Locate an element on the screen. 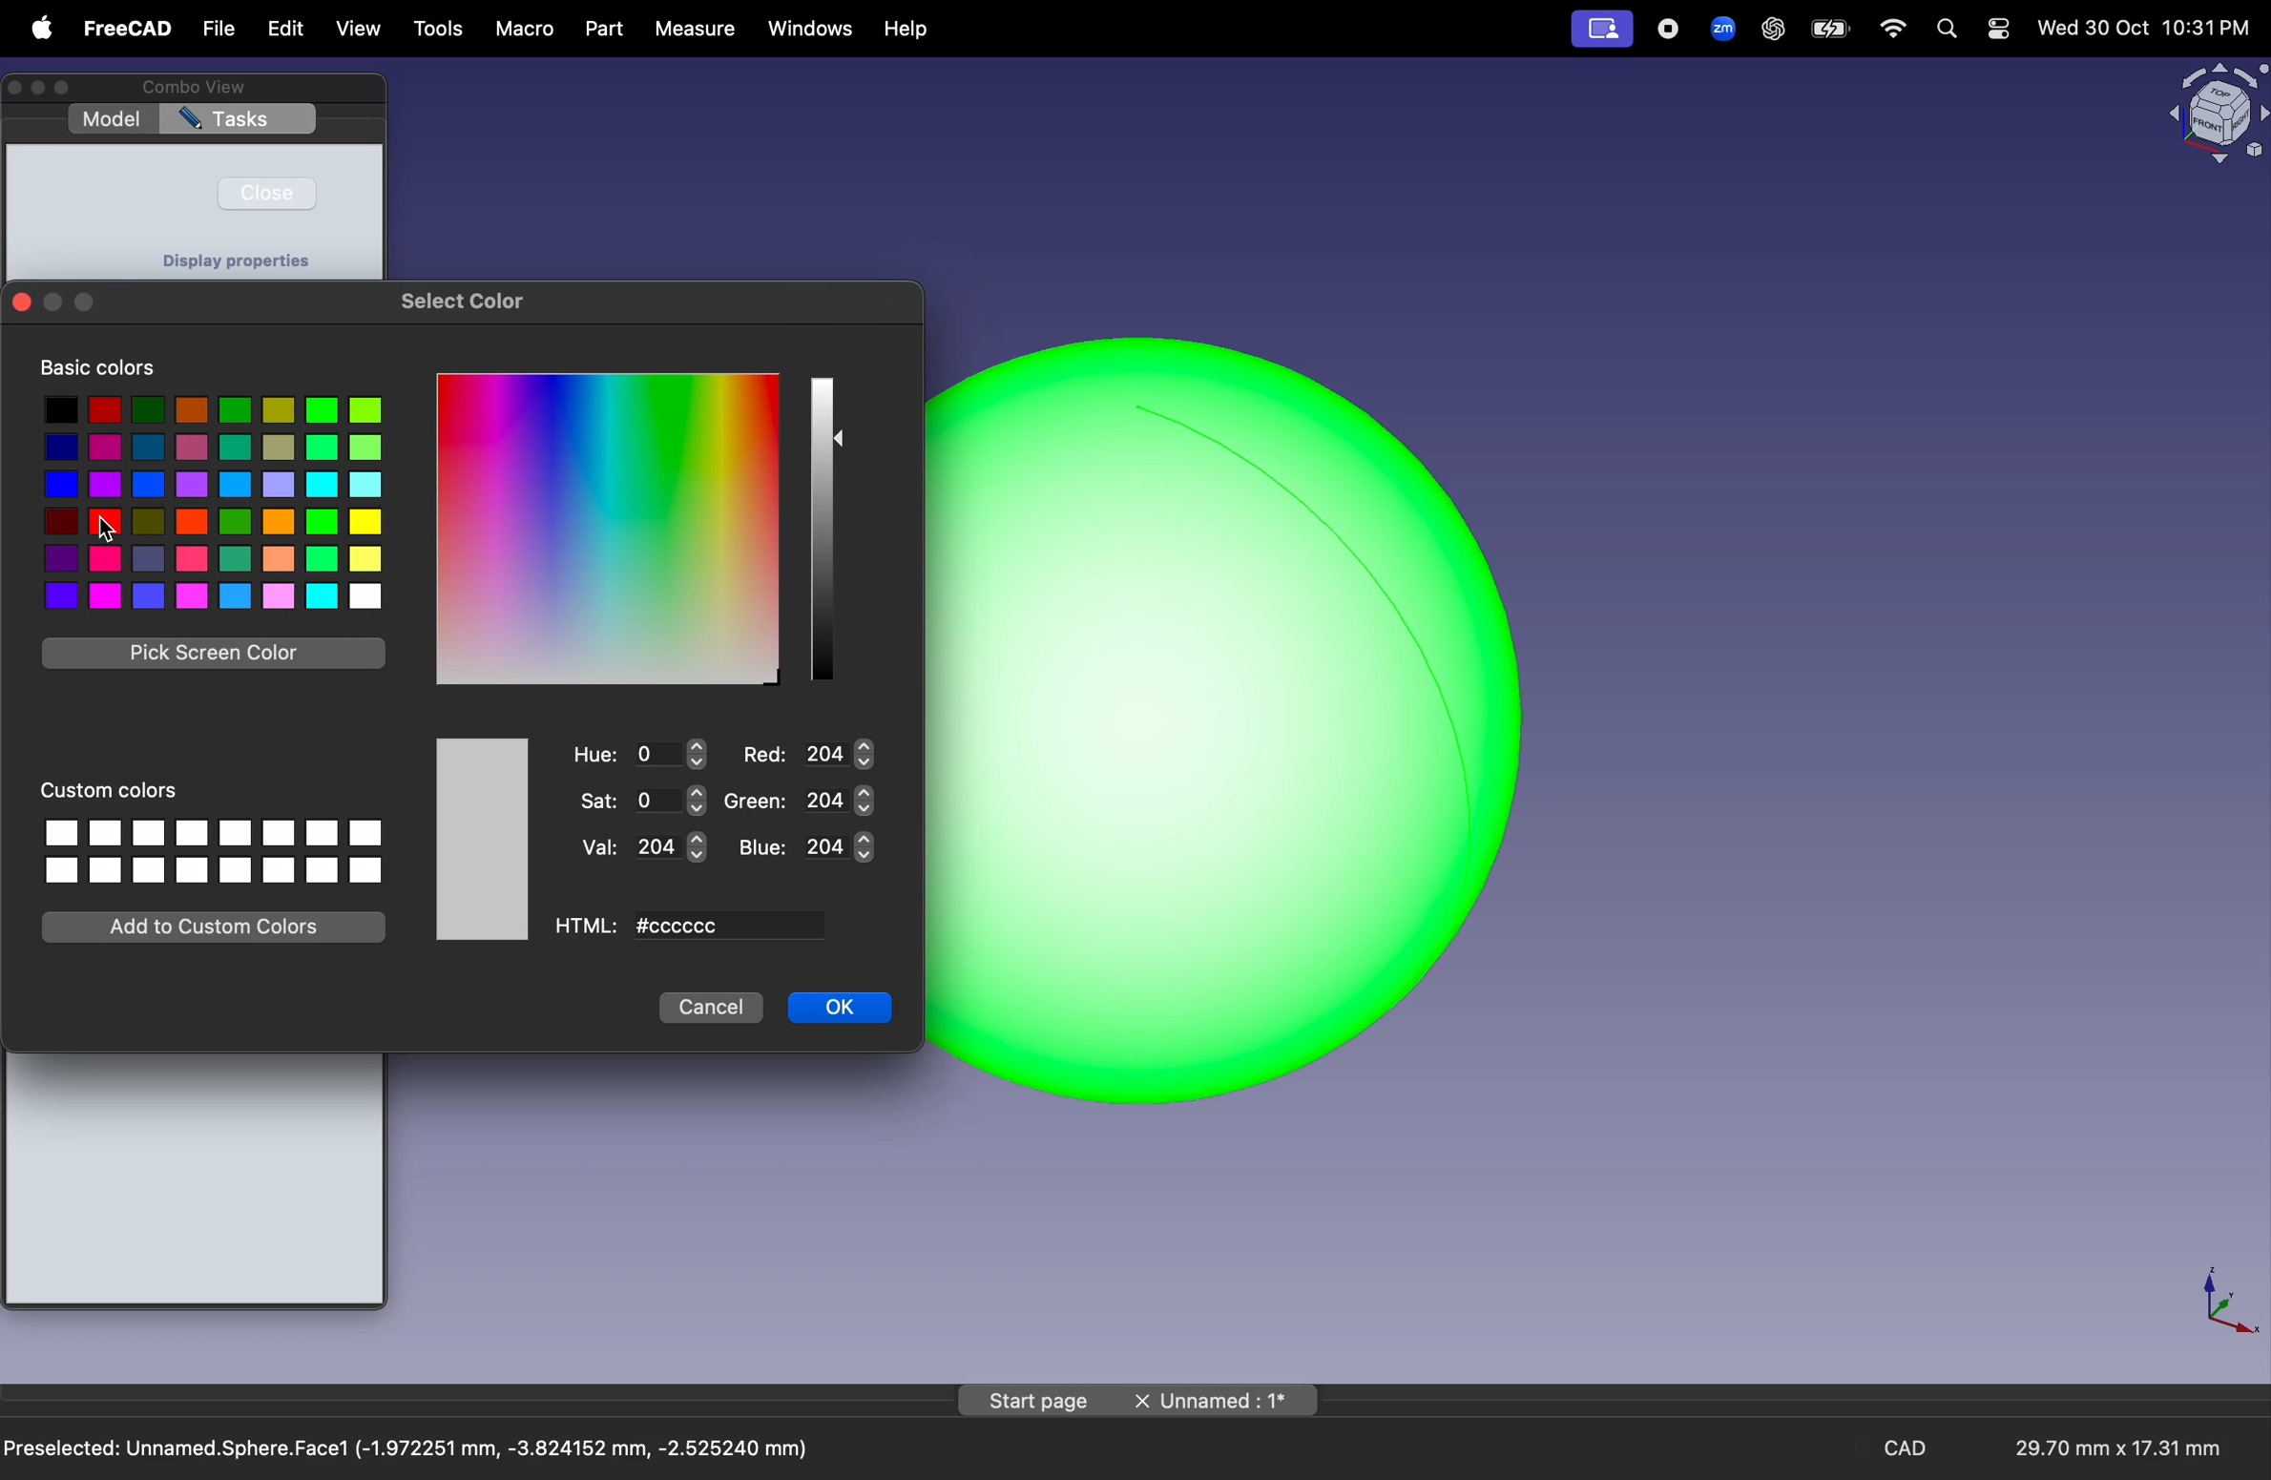 This screenshot has height=1480, width=2271. cancel  is located at coordinates (710, 1008).